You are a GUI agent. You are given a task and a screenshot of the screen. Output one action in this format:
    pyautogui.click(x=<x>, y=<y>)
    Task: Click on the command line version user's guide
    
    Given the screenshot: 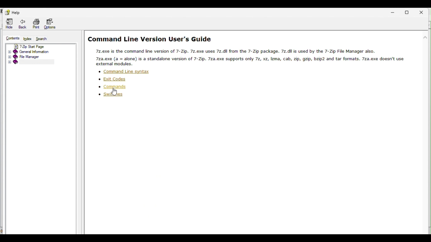 What is the action you would take?
    pyautogui.click(x=150, y=39)
    